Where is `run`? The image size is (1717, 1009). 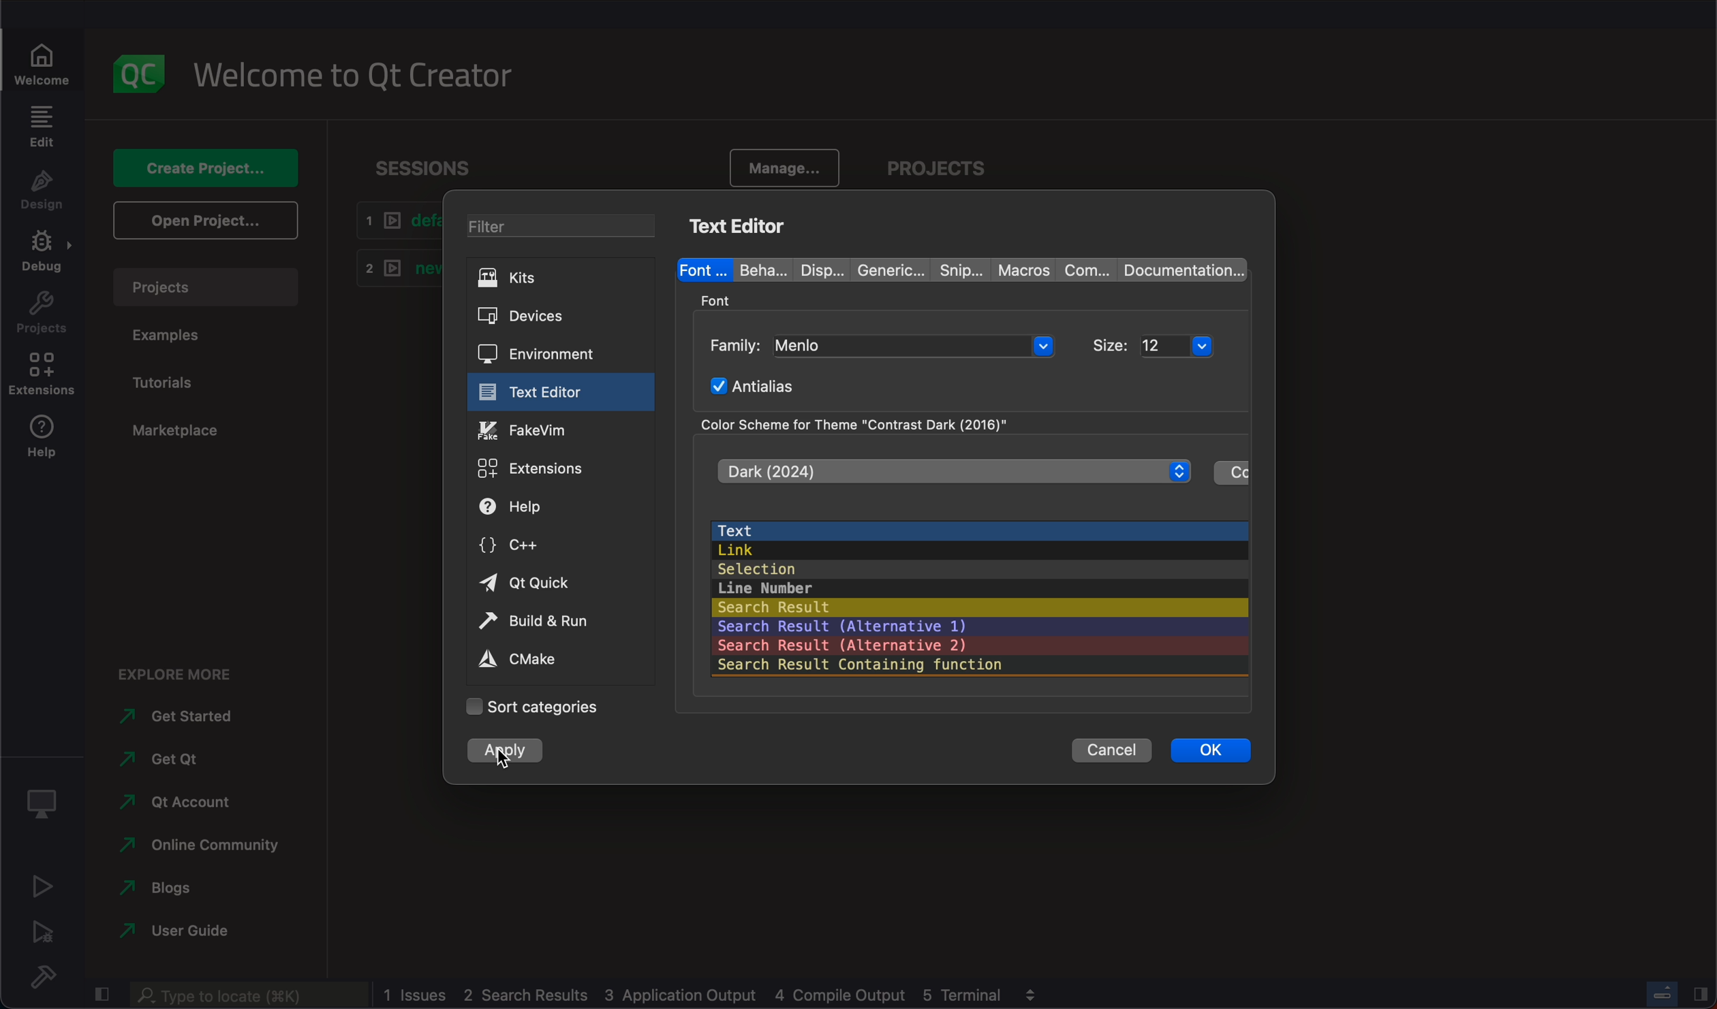
run is located at coordinates (39, 888).